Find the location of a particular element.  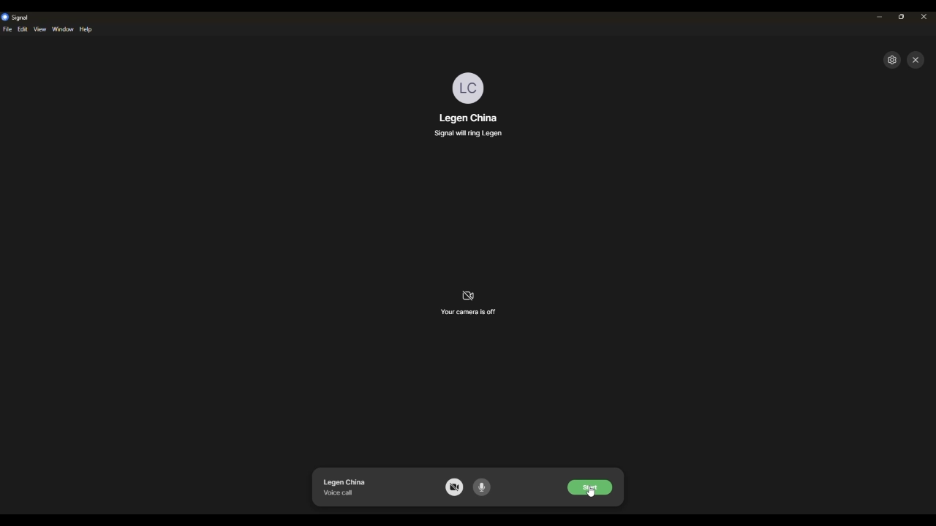

edit is located at coordinates (24, 31).